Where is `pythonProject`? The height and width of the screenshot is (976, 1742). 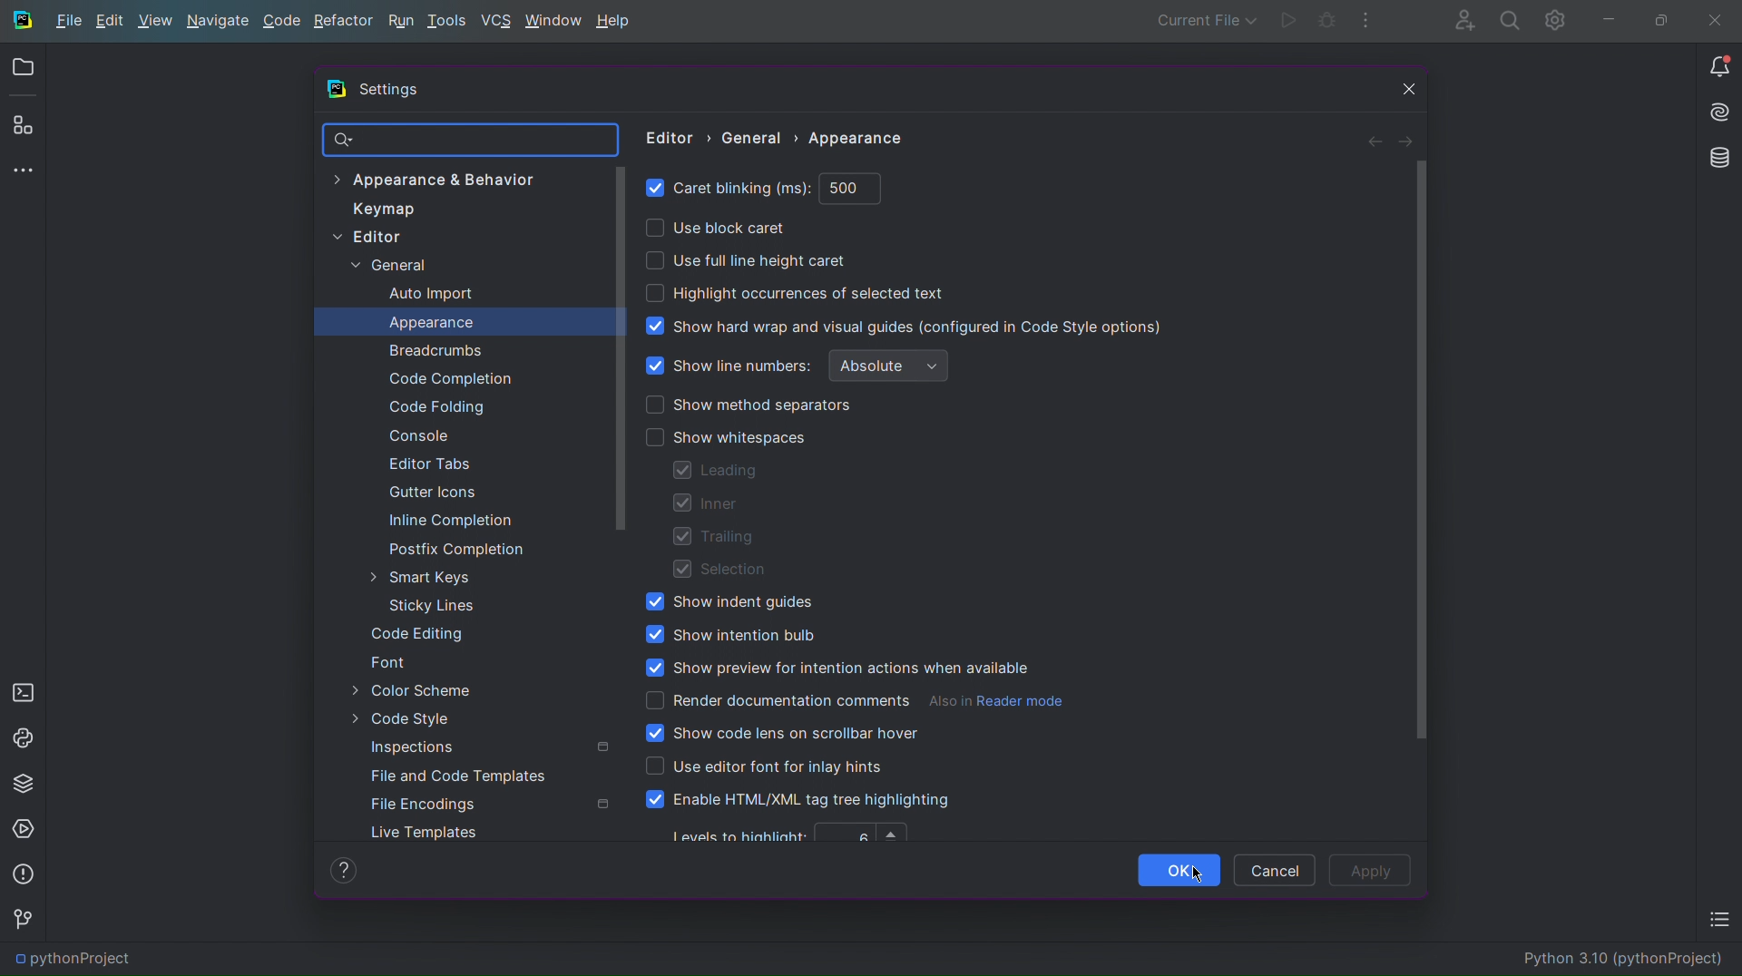
pythonProject is located at coordinates (76, 960).